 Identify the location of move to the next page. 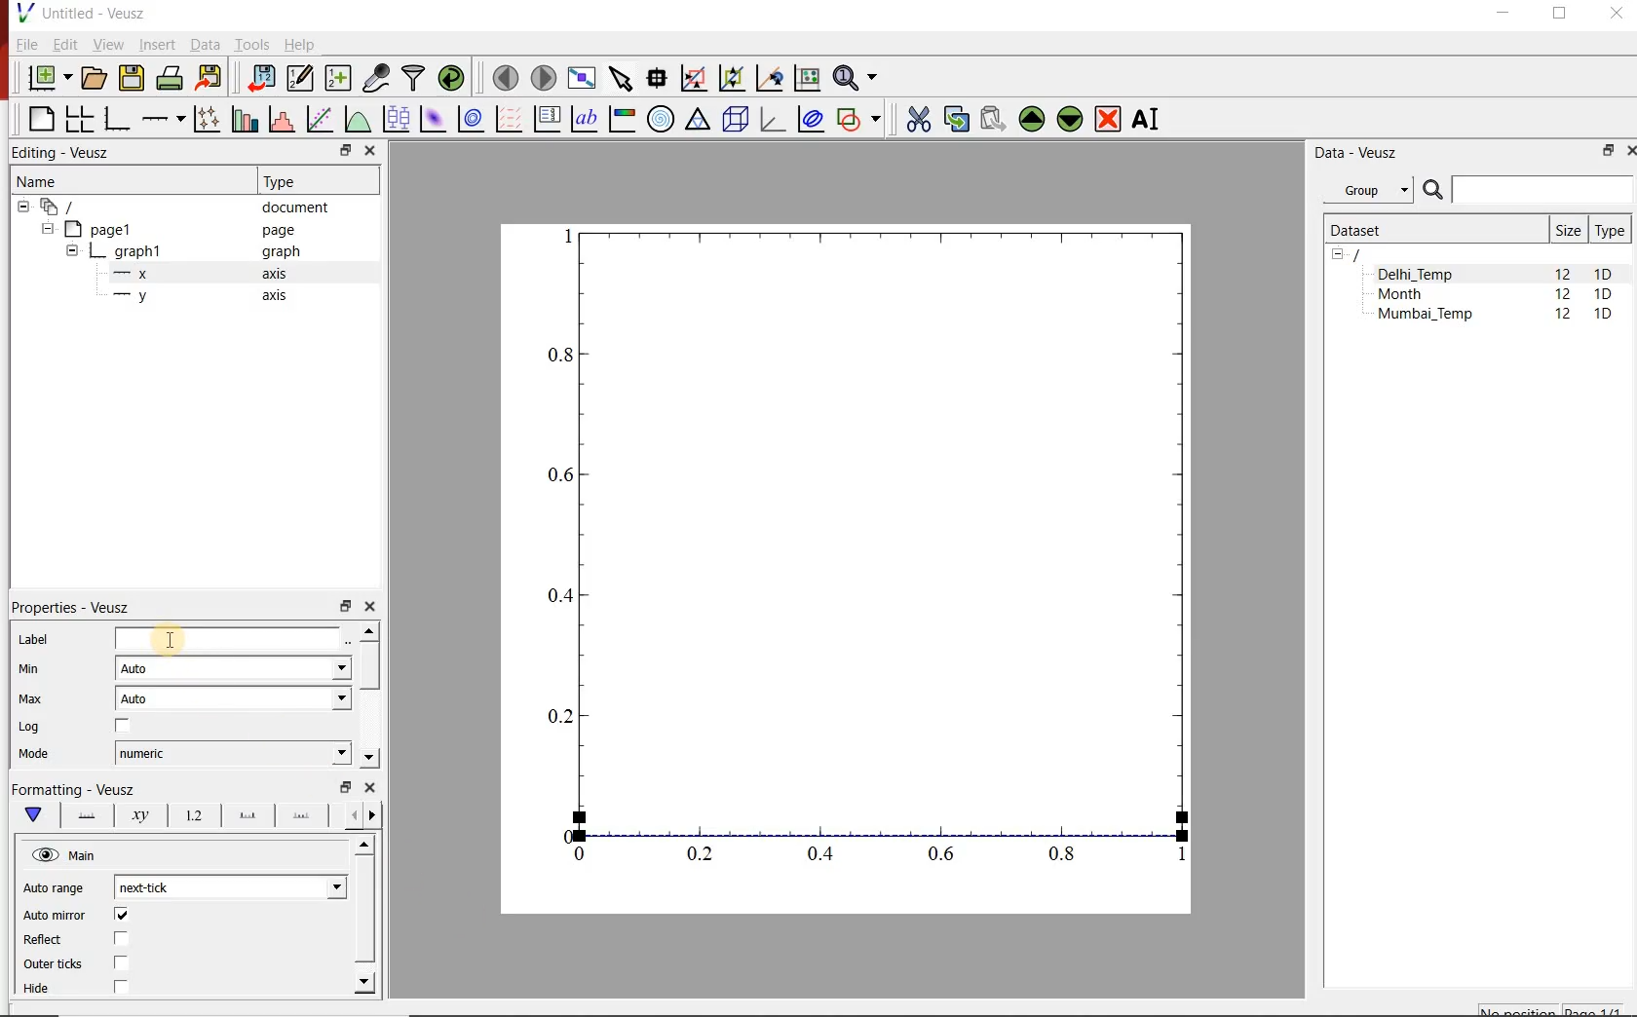
(544, 78).